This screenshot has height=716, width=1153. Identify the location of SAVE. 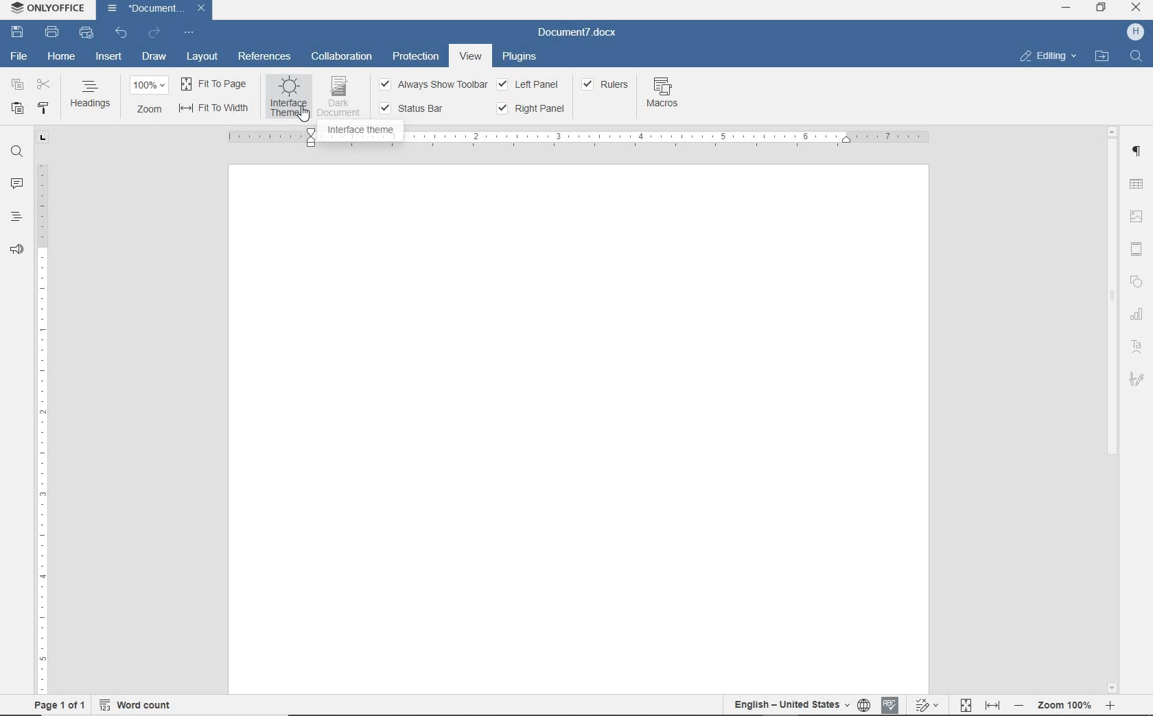
(17, 32).